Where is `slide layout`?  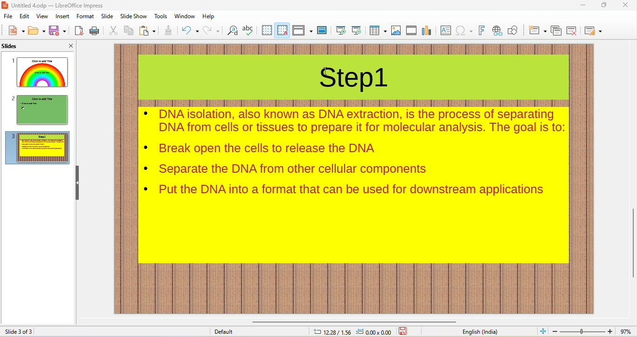
slide layout is located at coordinates (593, 31).